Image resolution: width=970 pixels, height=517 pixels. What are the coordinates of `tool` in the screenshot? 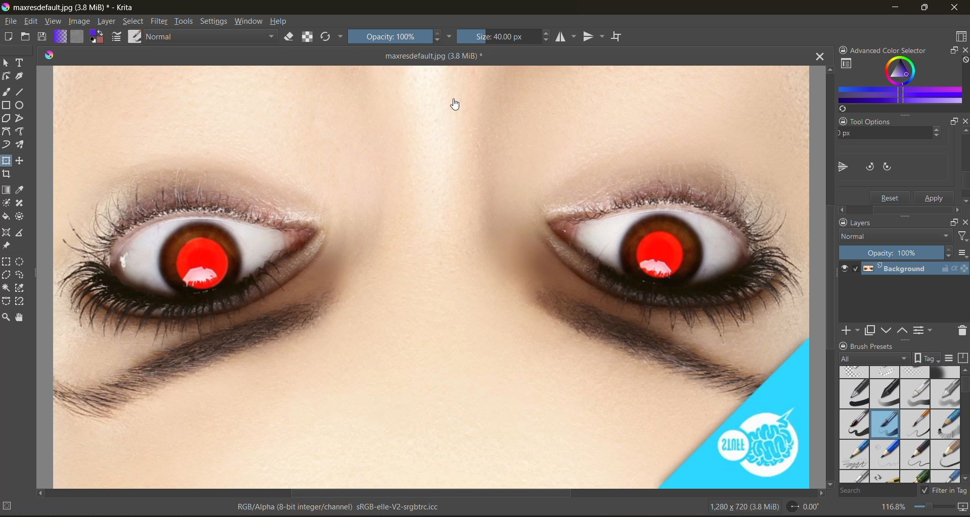 It's located at (22, 274).